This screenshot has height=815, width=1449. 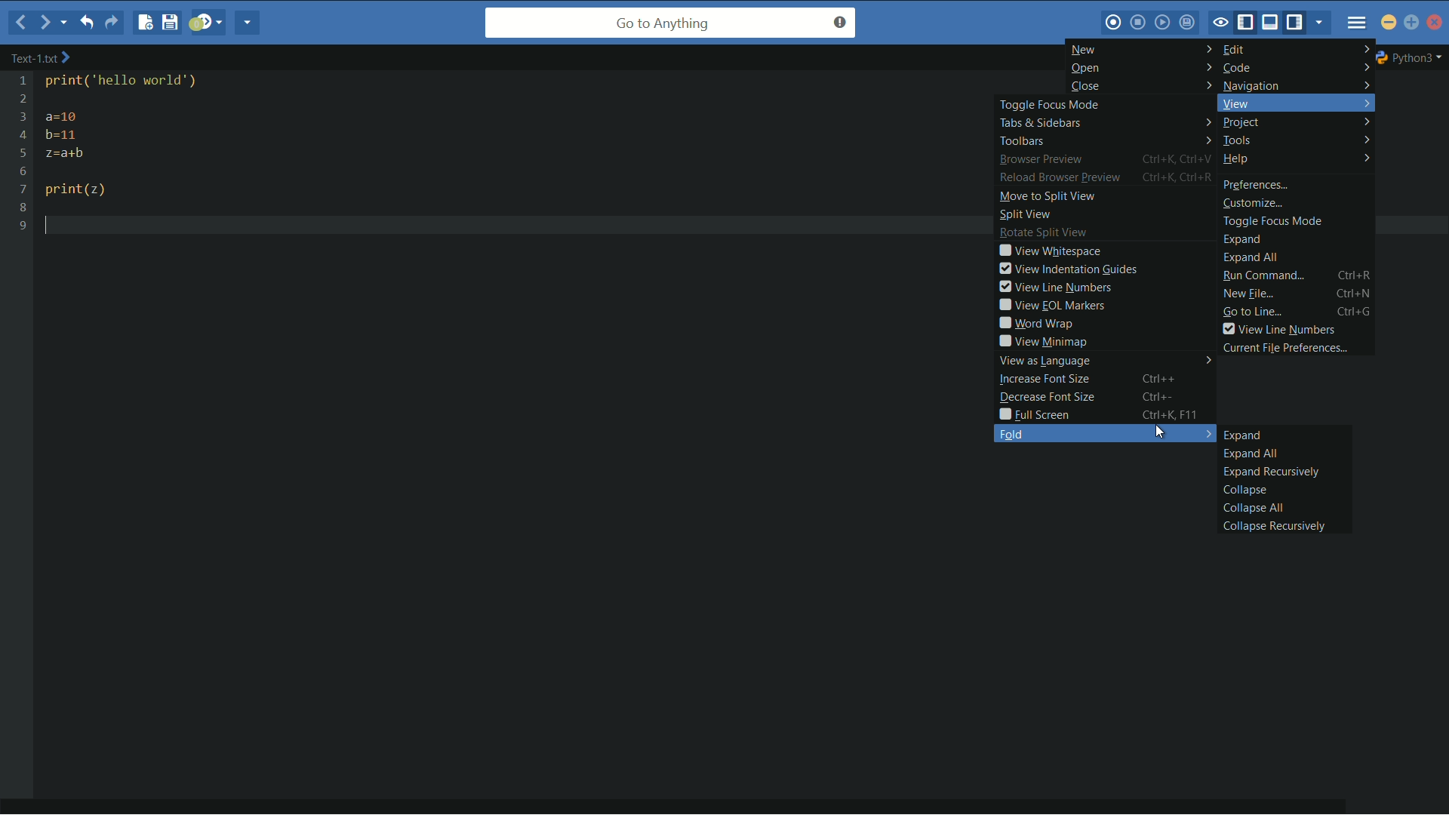 What do you see at coordinates (1294, 105) in the screenshot?
I see `view` at bounding box center [1294, 105].